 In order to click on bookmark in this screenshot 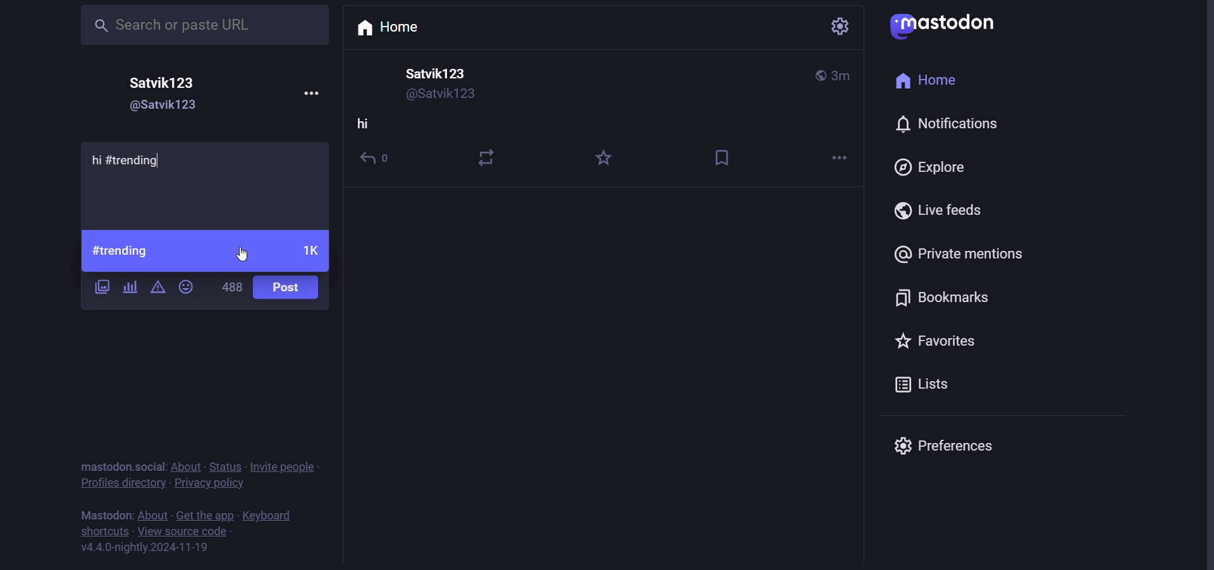, I will do `click(725, 156)`.